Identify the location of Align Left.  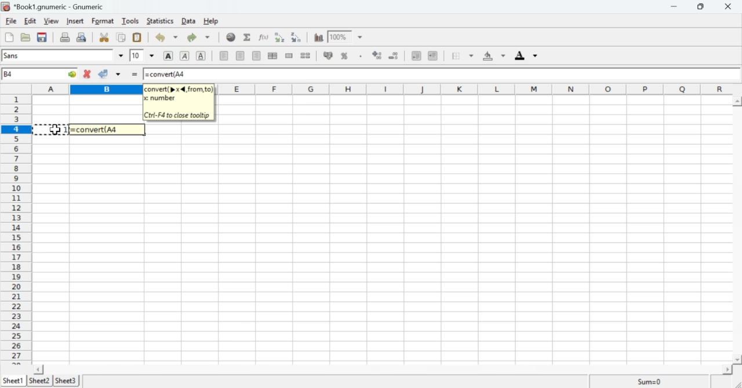
(224, 56).